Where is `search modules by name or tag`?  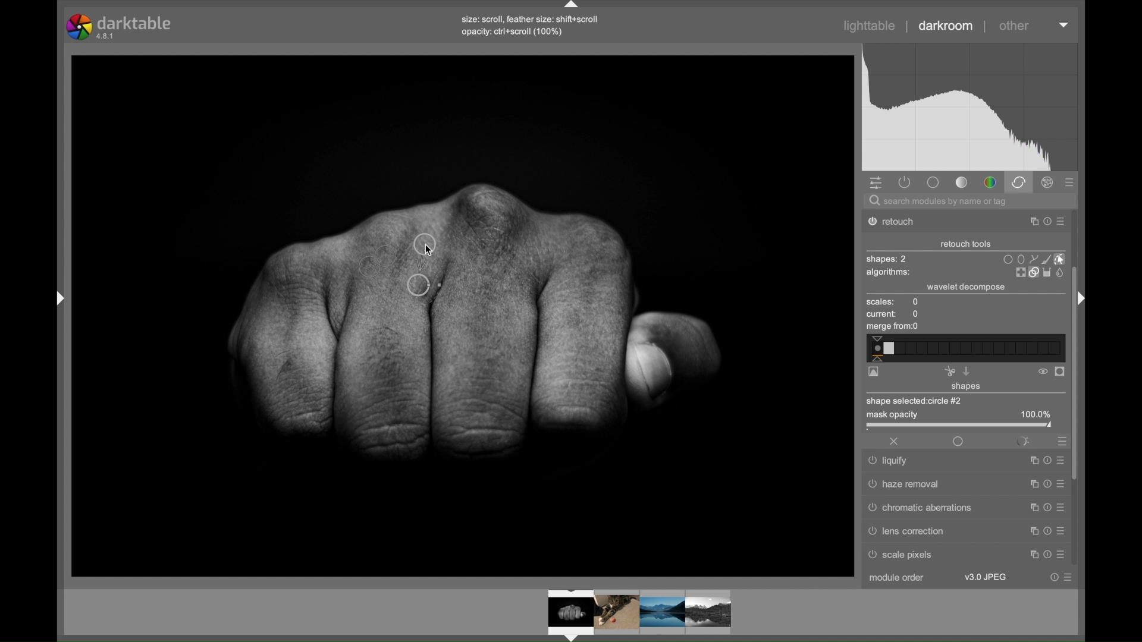 search modules by name or tag is located at coordinates (939, 202).